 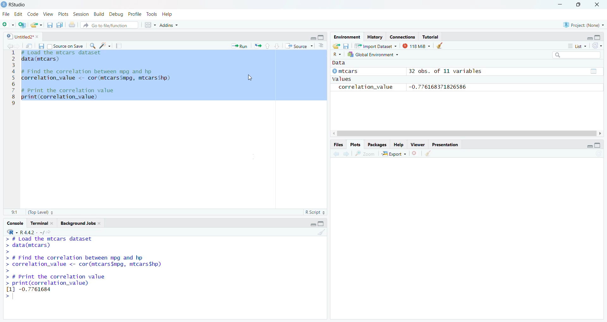 I want to click on Go forward to the next source location (Ctrl + F10), so click(x=346, y=154).